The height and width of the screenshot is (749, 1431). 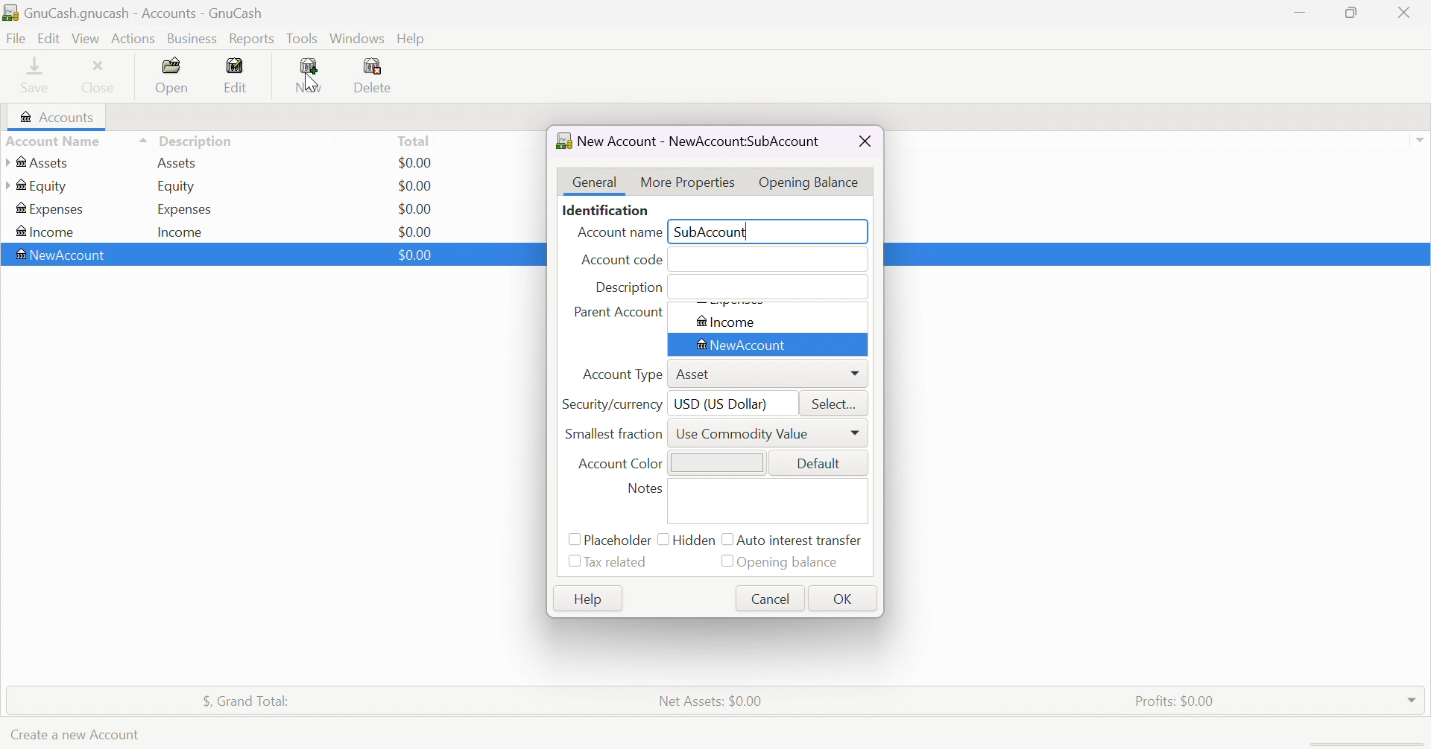 What do you see at coordinates (309, 77) in the screenshot?
I see `New` at bounding box center [309, 77].